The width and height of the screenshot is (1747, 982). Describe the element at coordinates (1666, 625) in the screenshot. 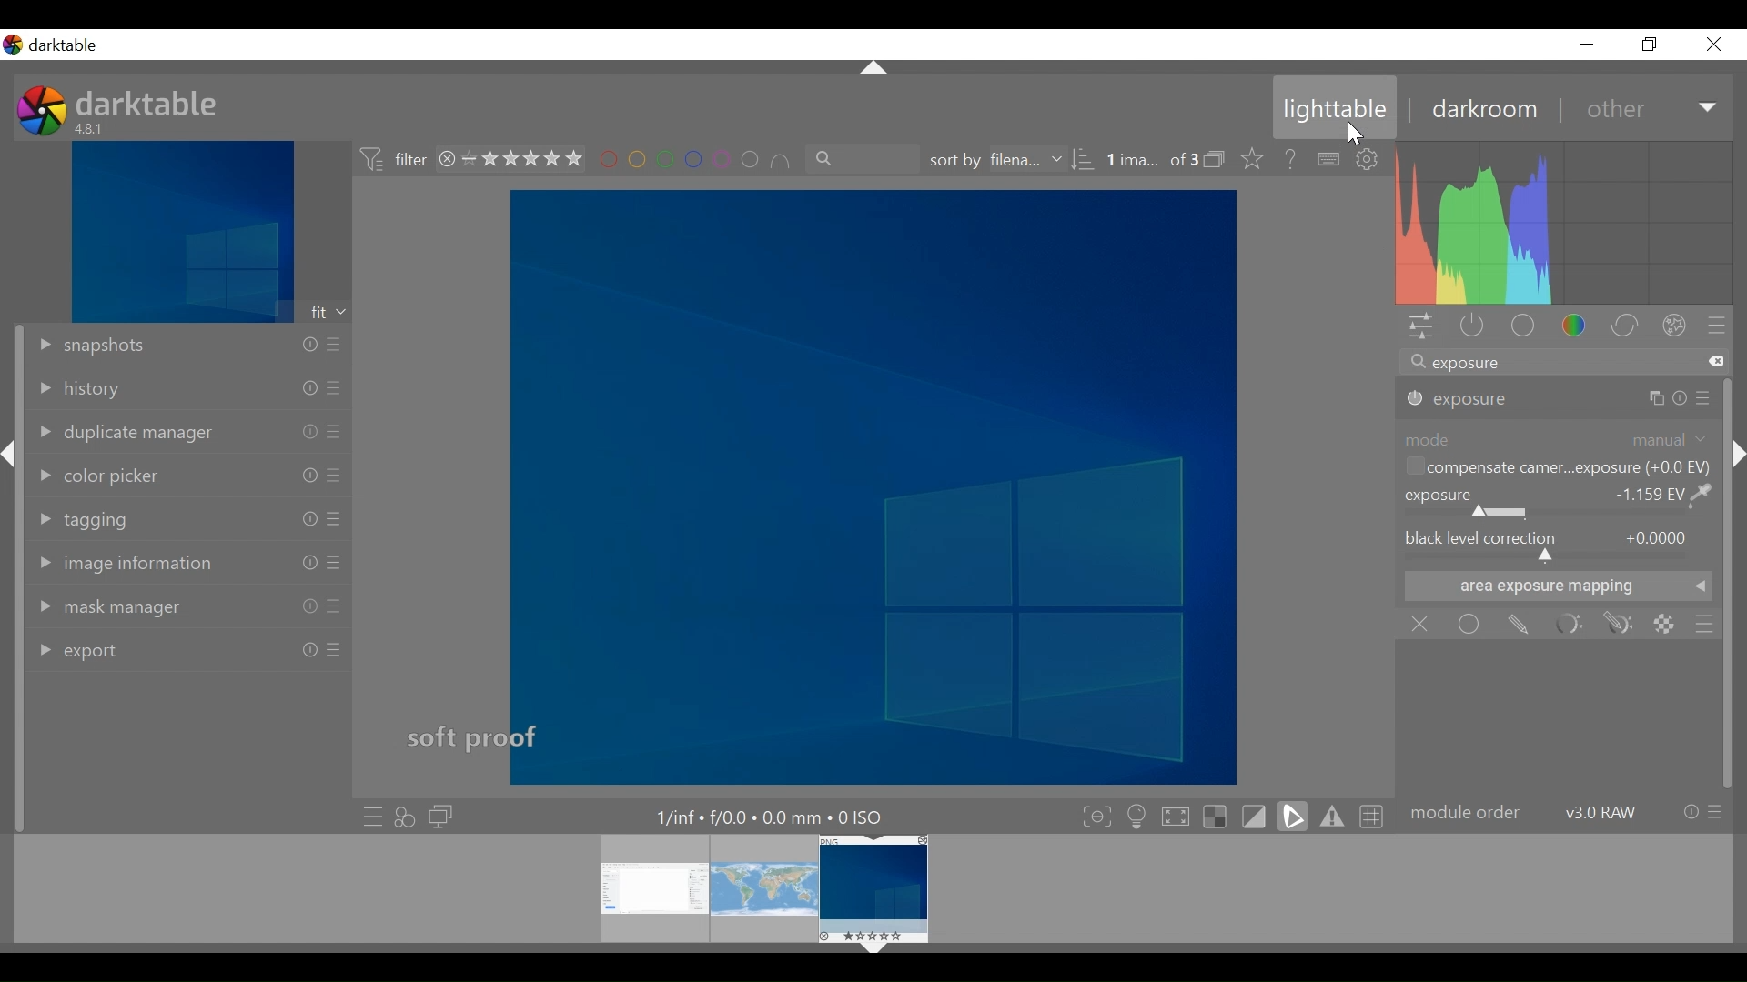

I see `raster mask` at that location.